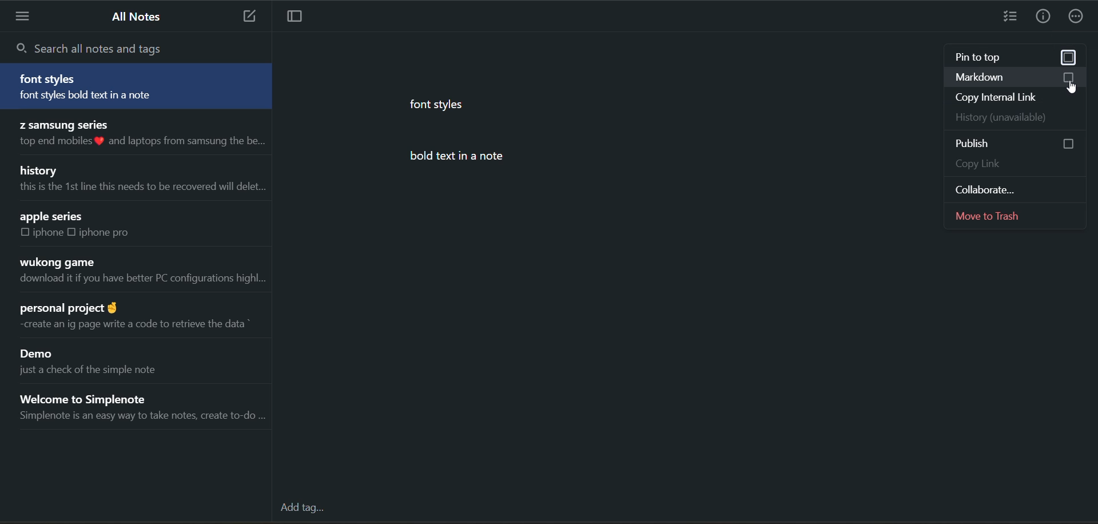 Image resolution: width=1098 pixels, height=524 pixels. What do you see at coordinates (1070, 88) in the screenshot?
I see `cursor` at bounding box center [1070, 88].